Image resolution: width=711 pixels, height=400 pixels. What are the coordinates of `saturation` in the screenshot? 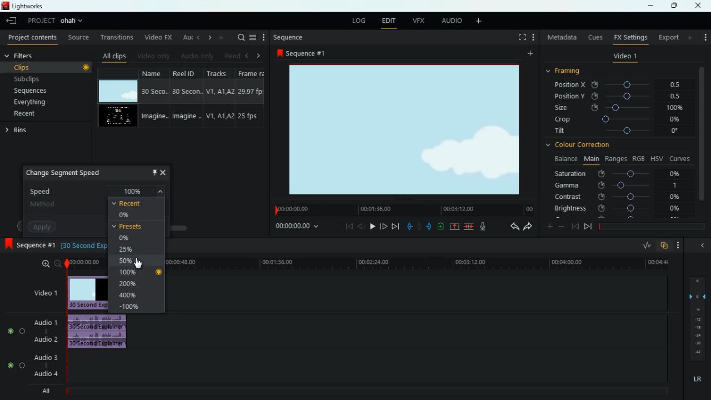 It's located at (620, 173).